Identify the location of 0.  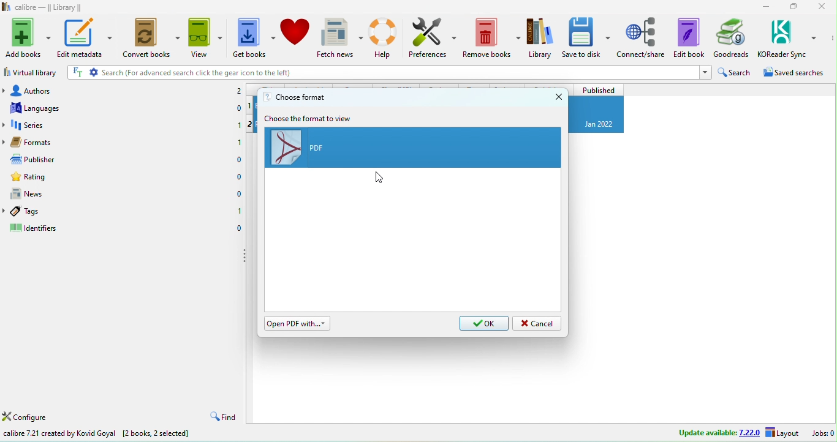
(239, 160).